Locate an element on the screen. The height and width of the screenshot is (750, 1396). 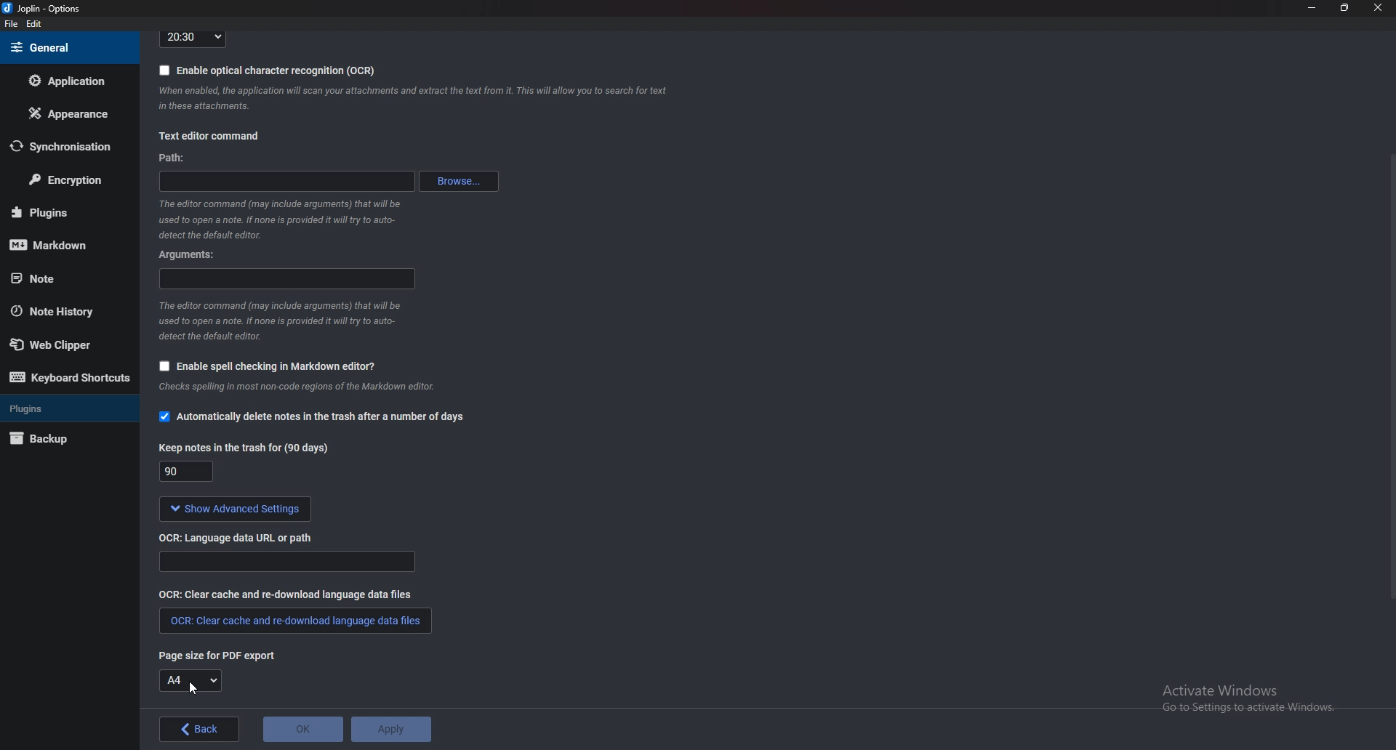
Info on editor command is located at coordinates (279, 320).